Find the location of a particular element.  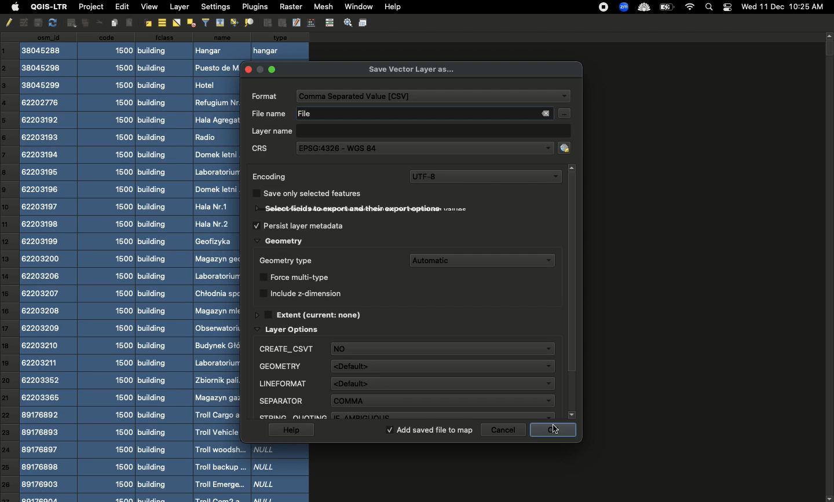

FID is located at coordinates (404, 364).